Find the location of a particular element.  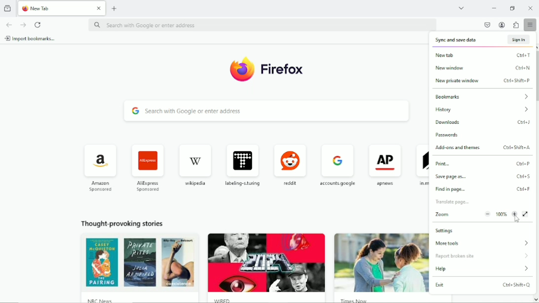

list all tabs is located at coordinates (464, 8).